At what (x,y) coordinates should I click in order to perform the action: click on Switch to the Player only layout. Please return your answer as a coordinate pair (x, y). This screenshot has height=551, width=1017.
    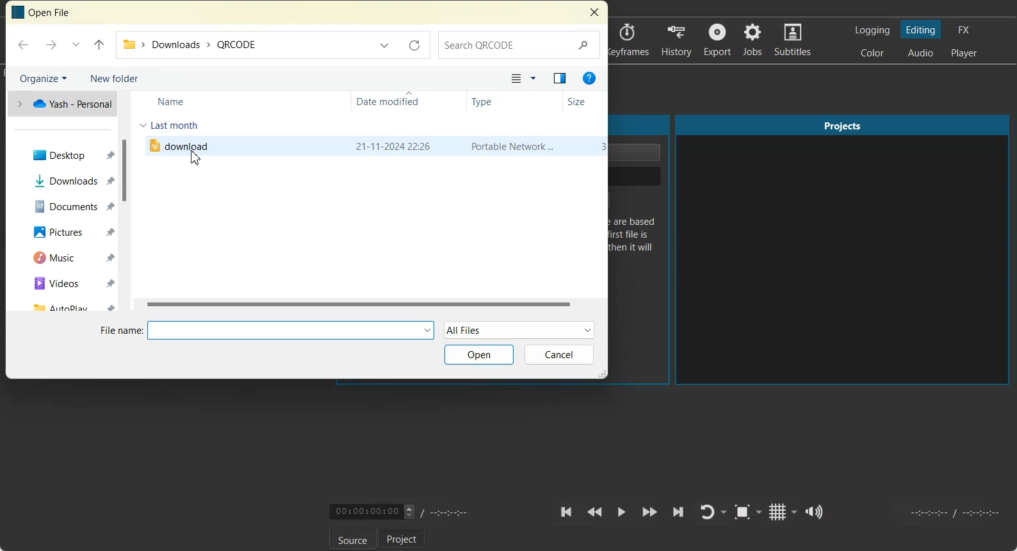
    Looking at the image, I should click on (965, 54).